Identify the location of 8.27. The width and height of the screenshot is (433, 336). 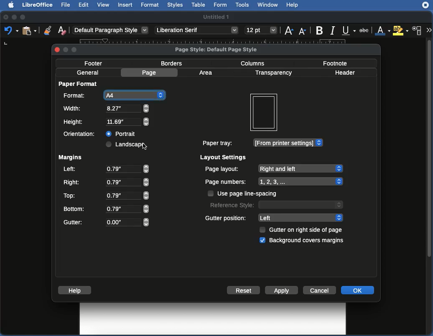
(129, 108).